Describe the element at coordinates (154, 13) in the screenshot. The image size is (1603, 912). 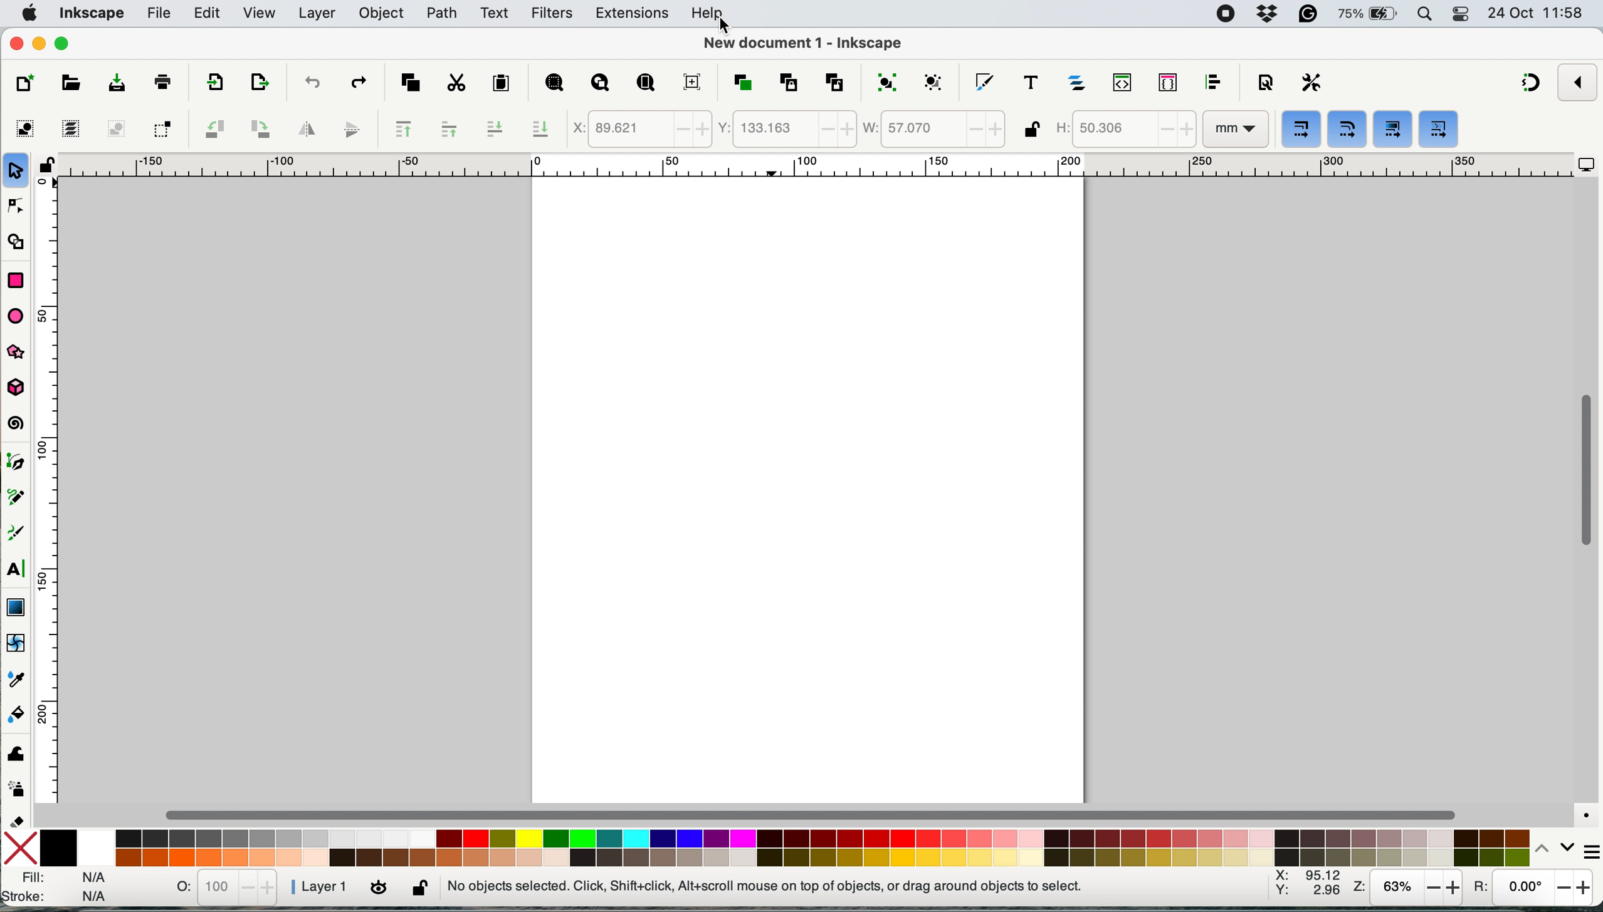
I see `file` at that location.